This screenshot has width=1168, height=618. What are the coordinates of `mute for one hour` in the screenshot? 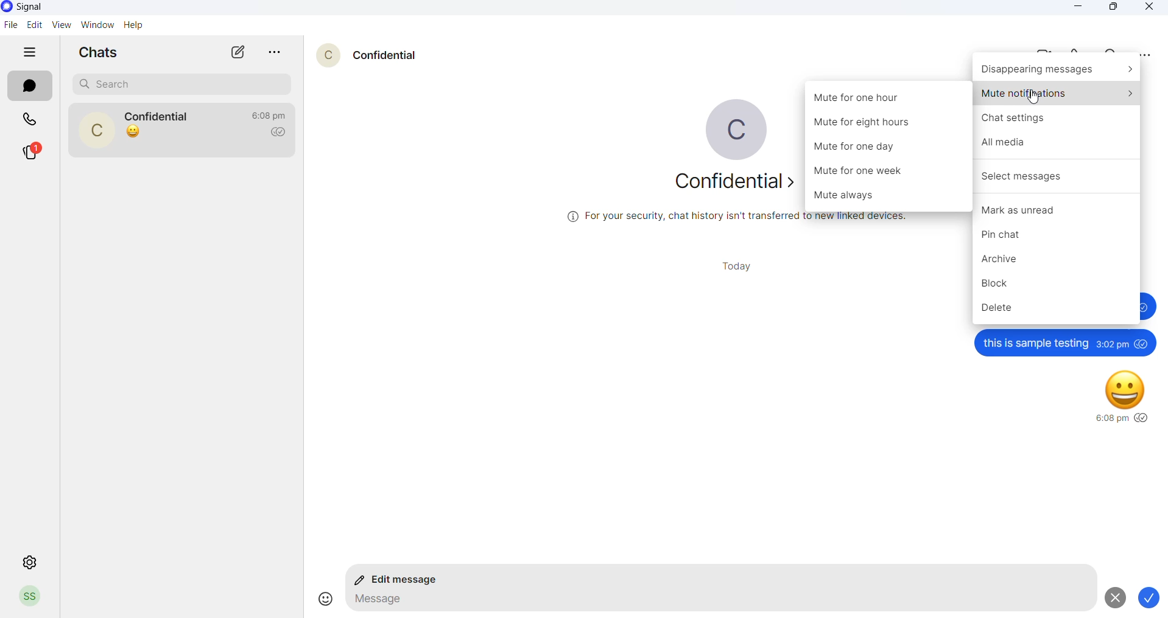 It's located at (890, 97).